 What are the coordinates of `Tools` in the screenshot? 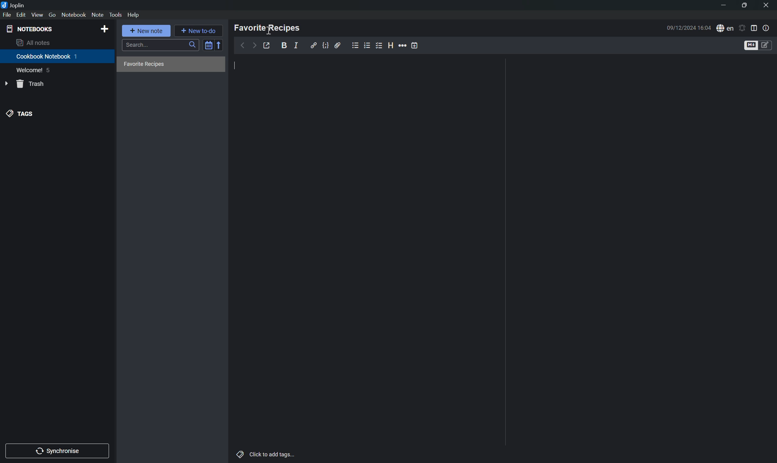 It's located at (116, 15).